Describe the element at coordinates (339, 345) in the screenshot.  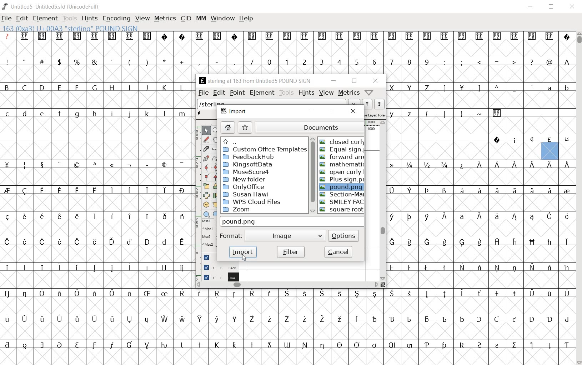
I see `Symbol` at that location.